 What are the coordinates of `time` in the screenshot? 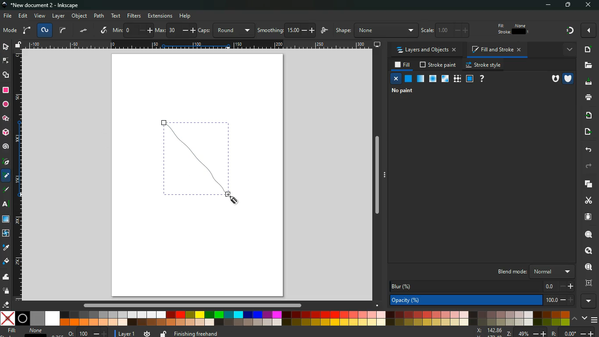 It's located at (148, 333).